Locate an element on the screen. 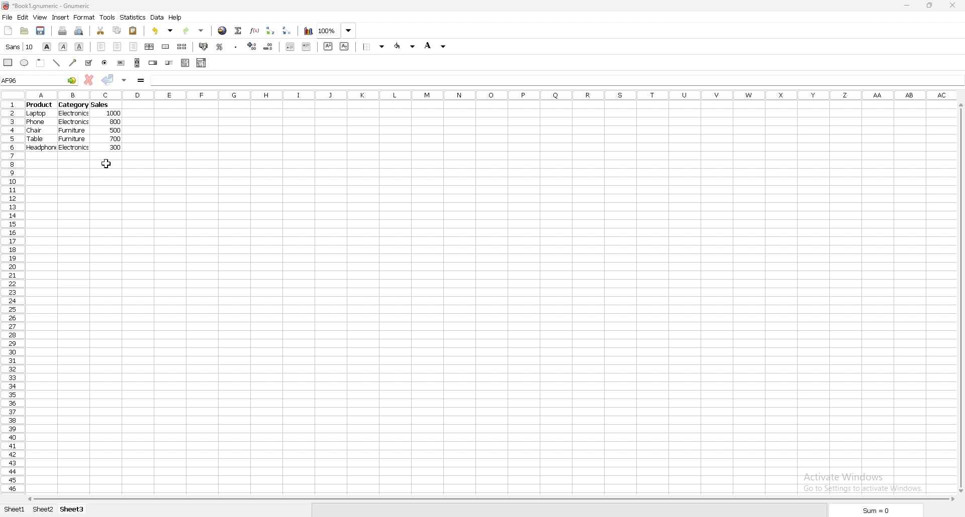 This screenshot has width=965, height=517. radio button is located at coordinates (104, 63).